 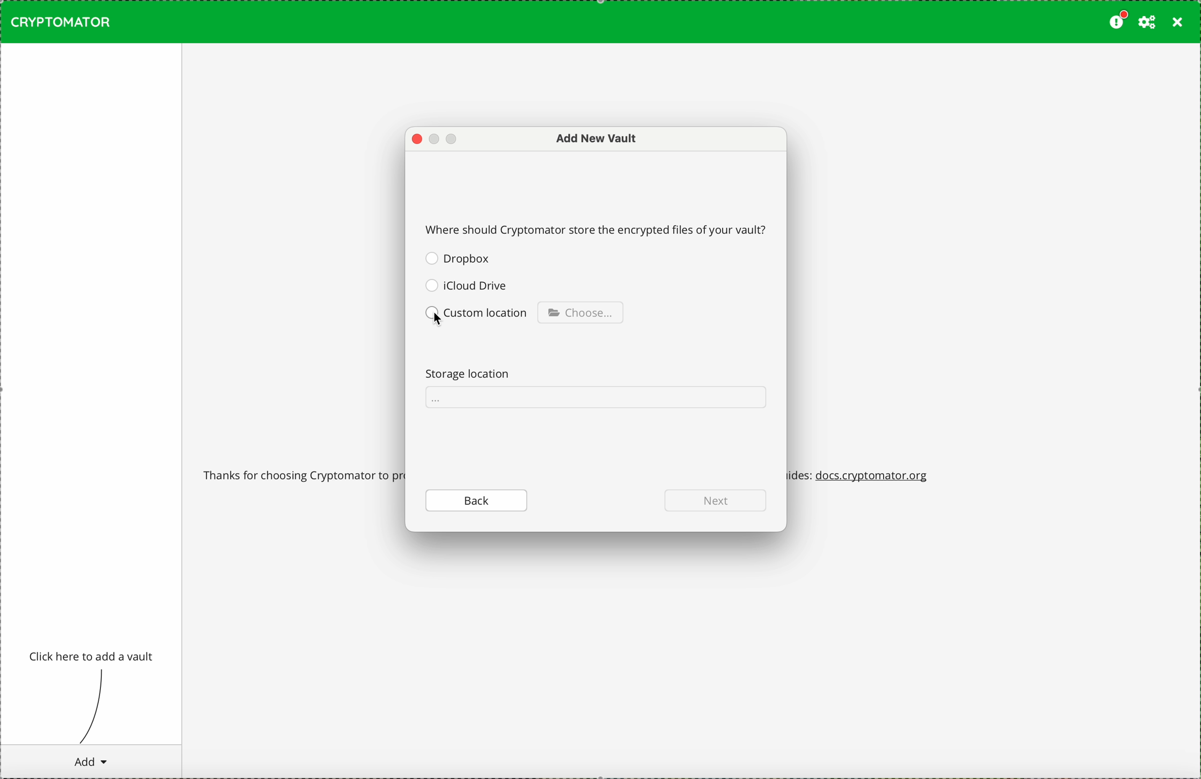 What do you see at coordinates (90, 761) in the screenshot?
I see `cursor on add button` at bounding box center [90, 761].